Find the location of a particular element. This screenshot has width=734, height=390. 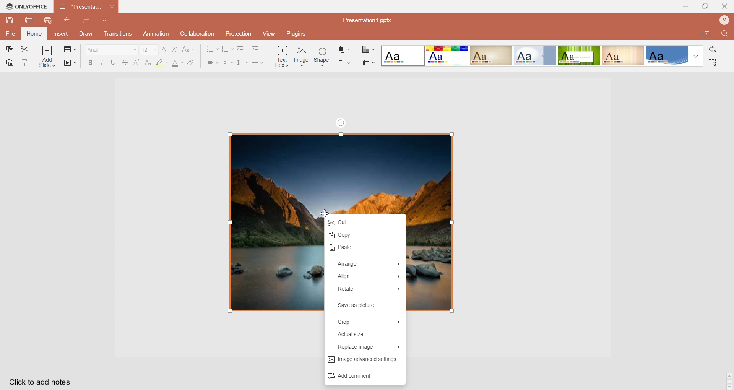

Open Quick File Location is located at coordinates (706, 34).